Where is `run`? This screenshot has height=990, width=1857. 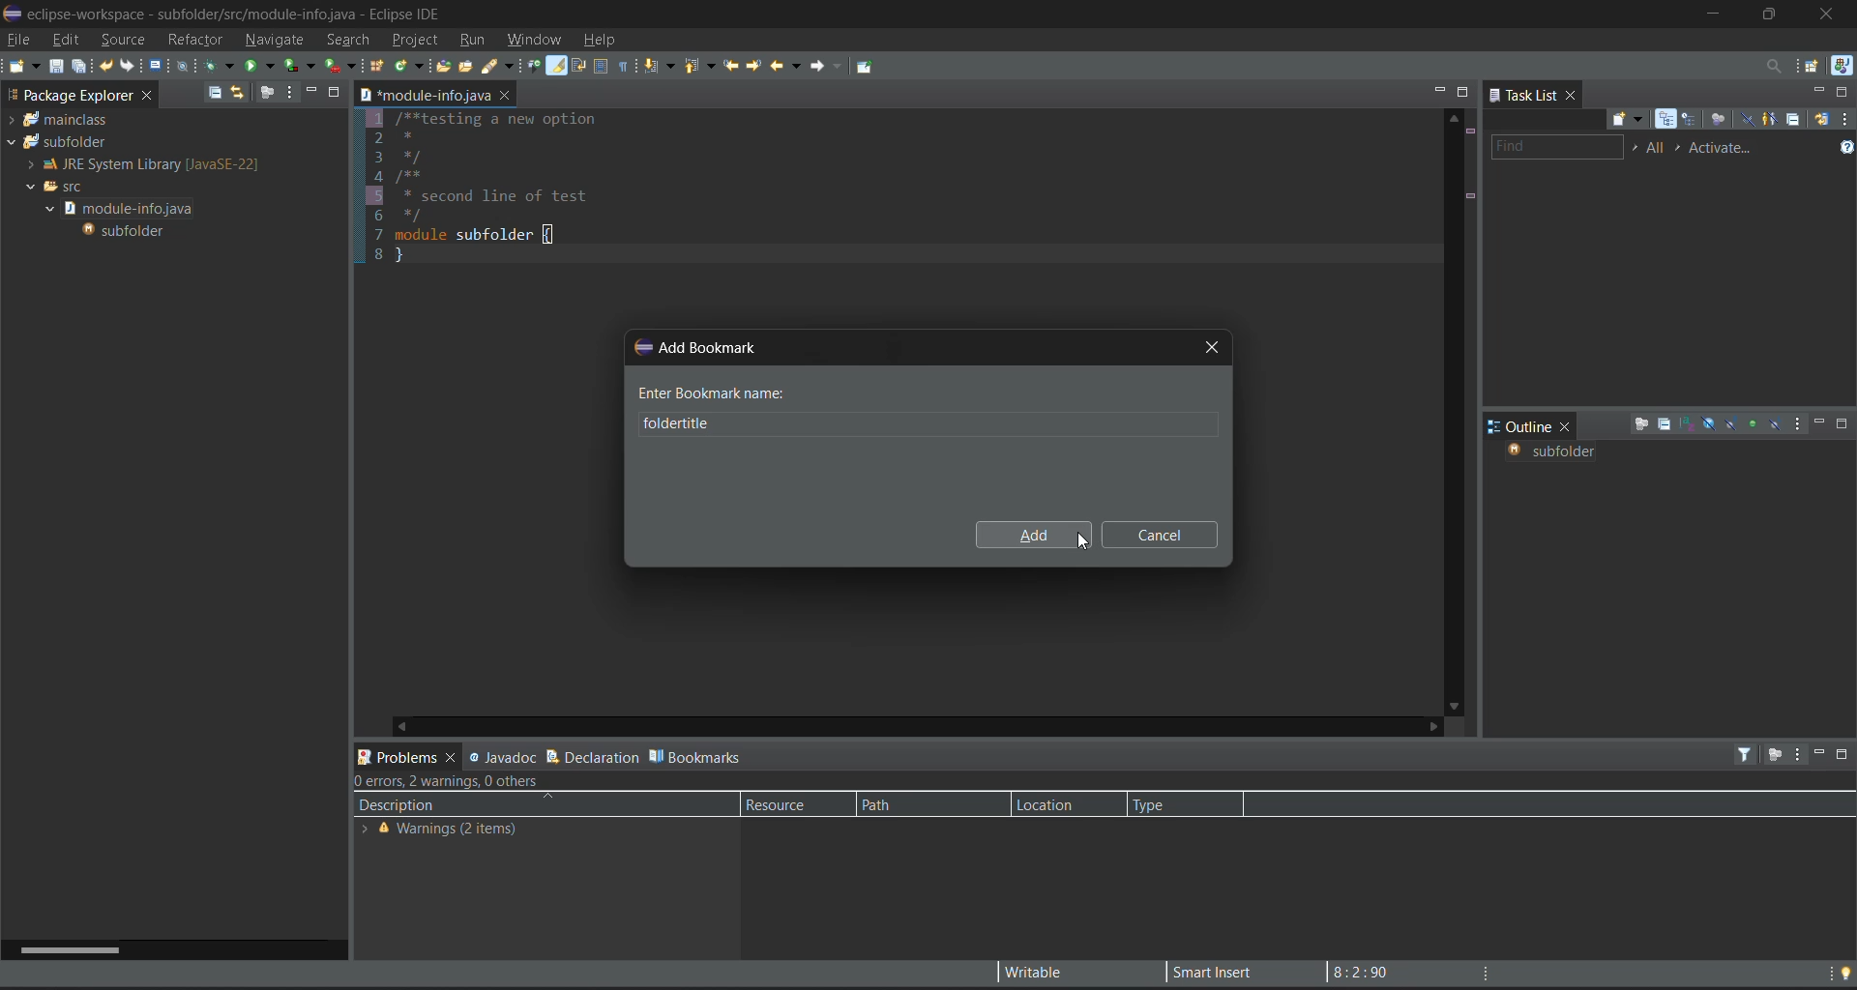
run is located at coordinates (261, 64).